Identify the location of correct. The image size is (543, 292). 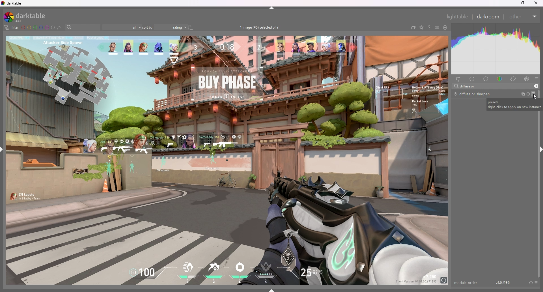
(514, 79).